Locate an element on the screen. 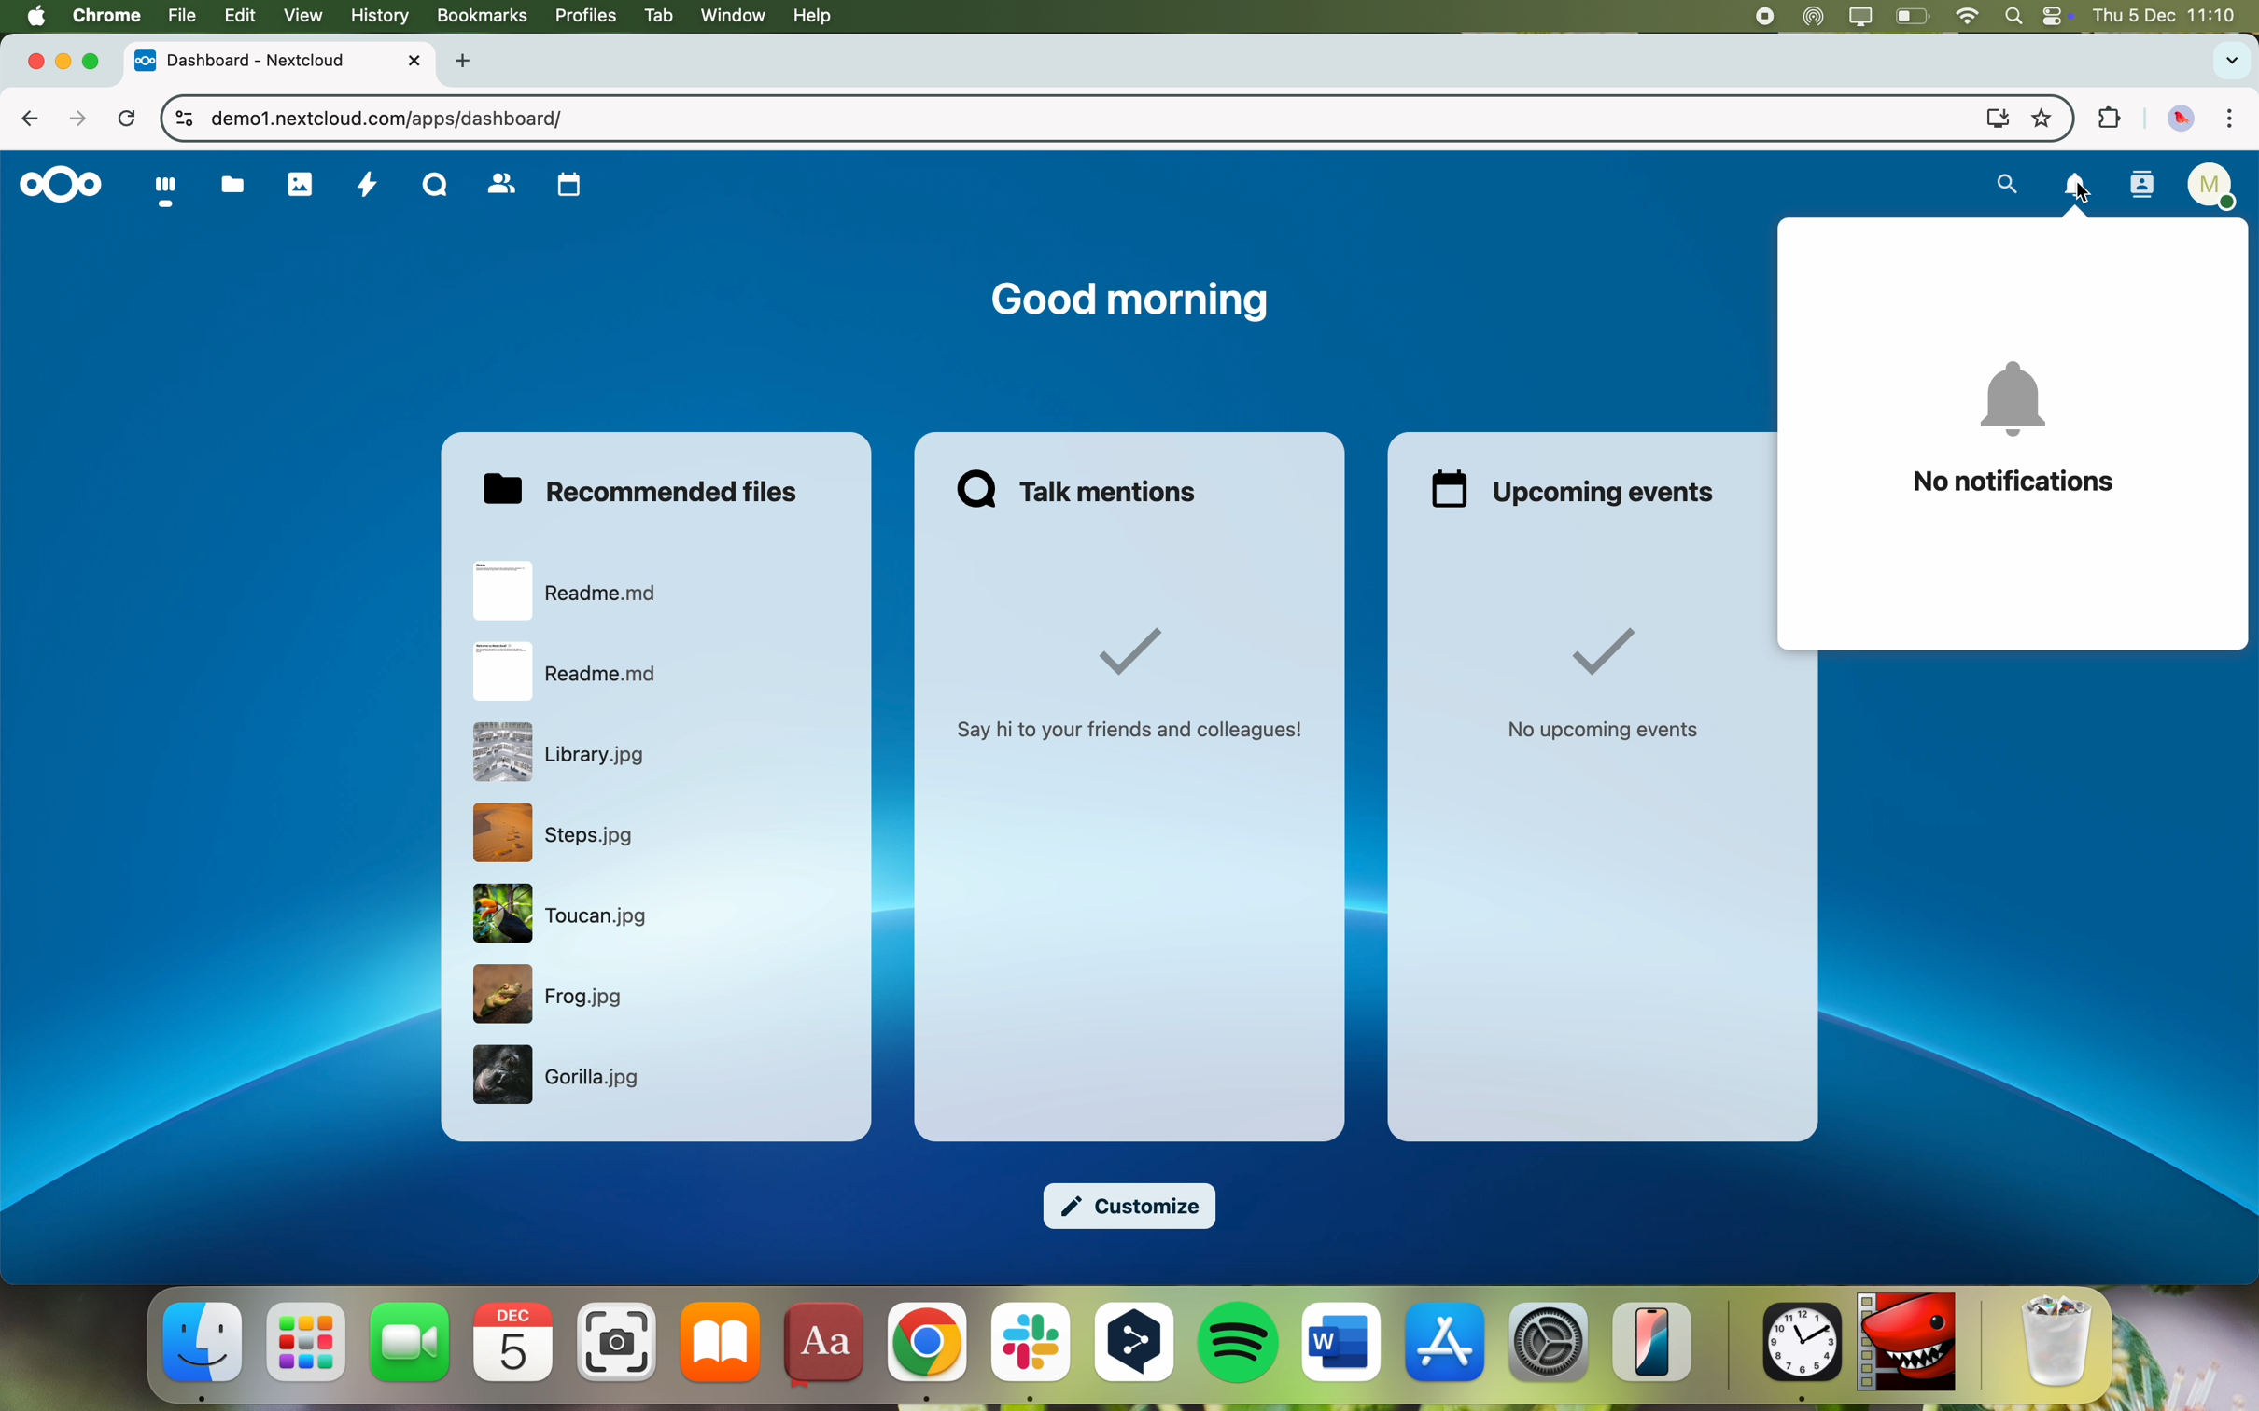 Image resolution: width=2259 pixels, height=1411 pixels. calendar is located at coordinates (516, 1342).